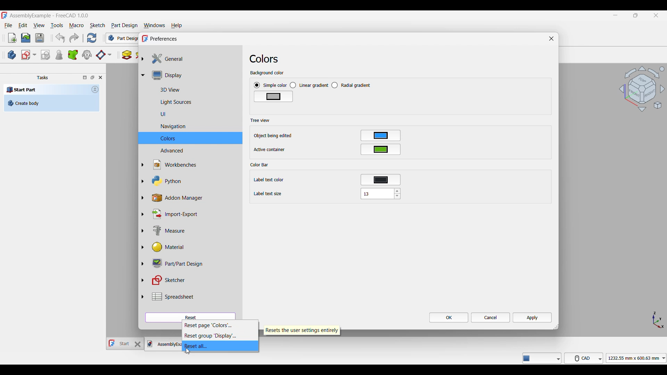 Image resolution: width=667 pixels, height=375 pixels. I want to click on Sketch menu , so click(98, 25).